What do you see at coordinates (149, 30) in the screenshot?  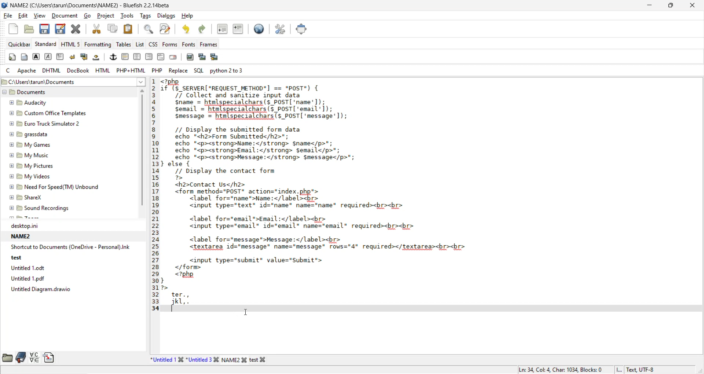 I see `find` at bounding box center [149, 30].